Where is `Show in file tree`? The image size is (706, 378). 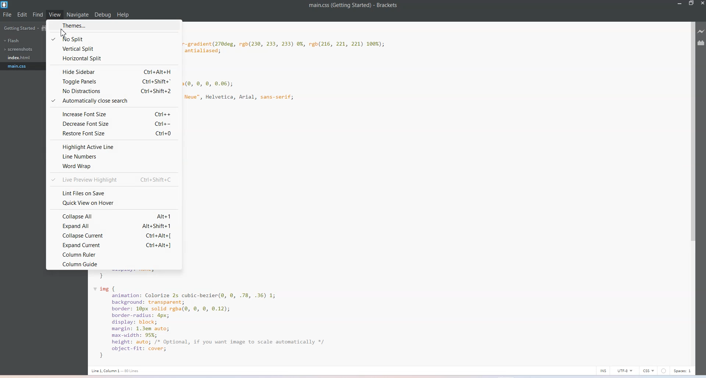 Show in file tree is located at coordinates (44, 28).